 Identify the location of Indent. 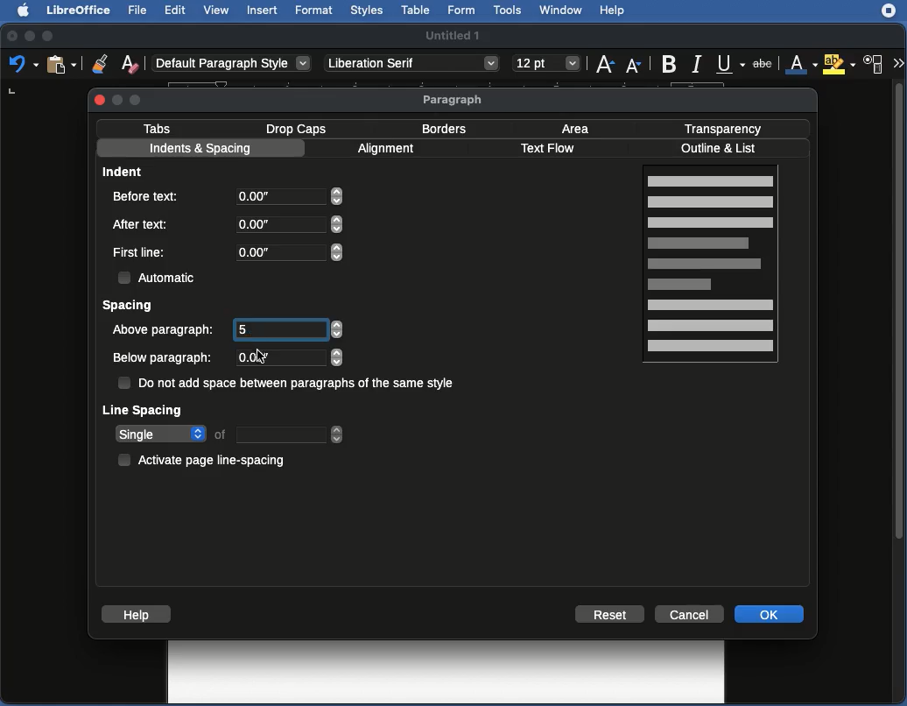
(125, 171).